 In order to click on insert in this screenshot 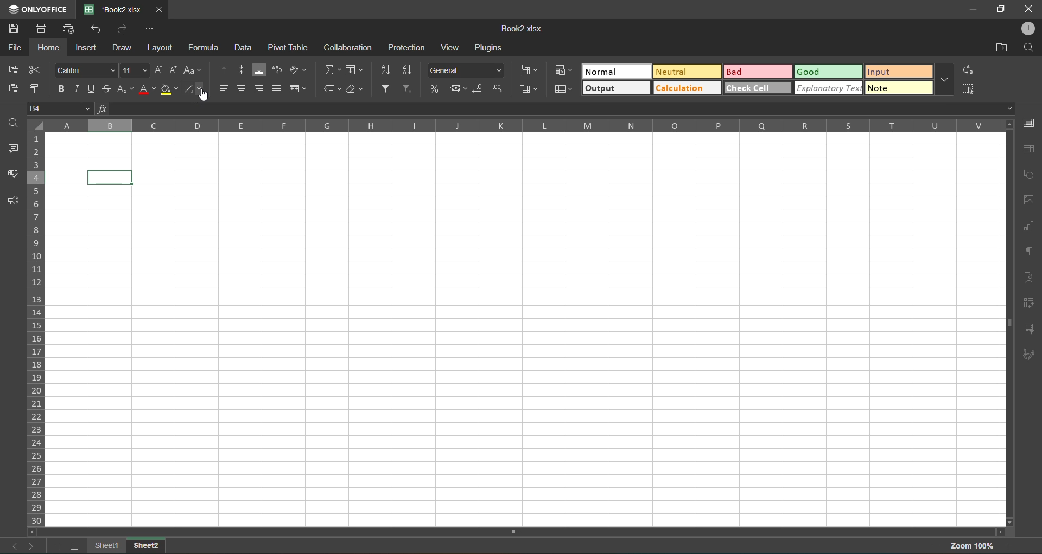, I will do `click(87, 48)`.